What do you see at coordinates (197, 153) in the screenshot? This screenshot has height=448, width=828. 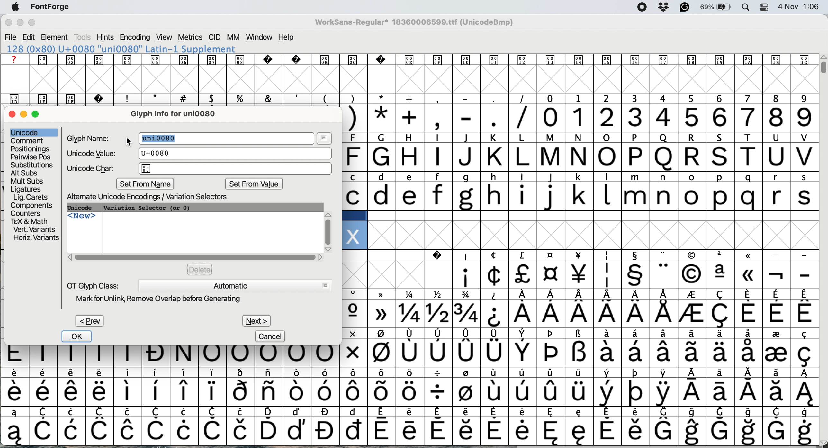 I see `unicode value` at bounding box center [197, 153].